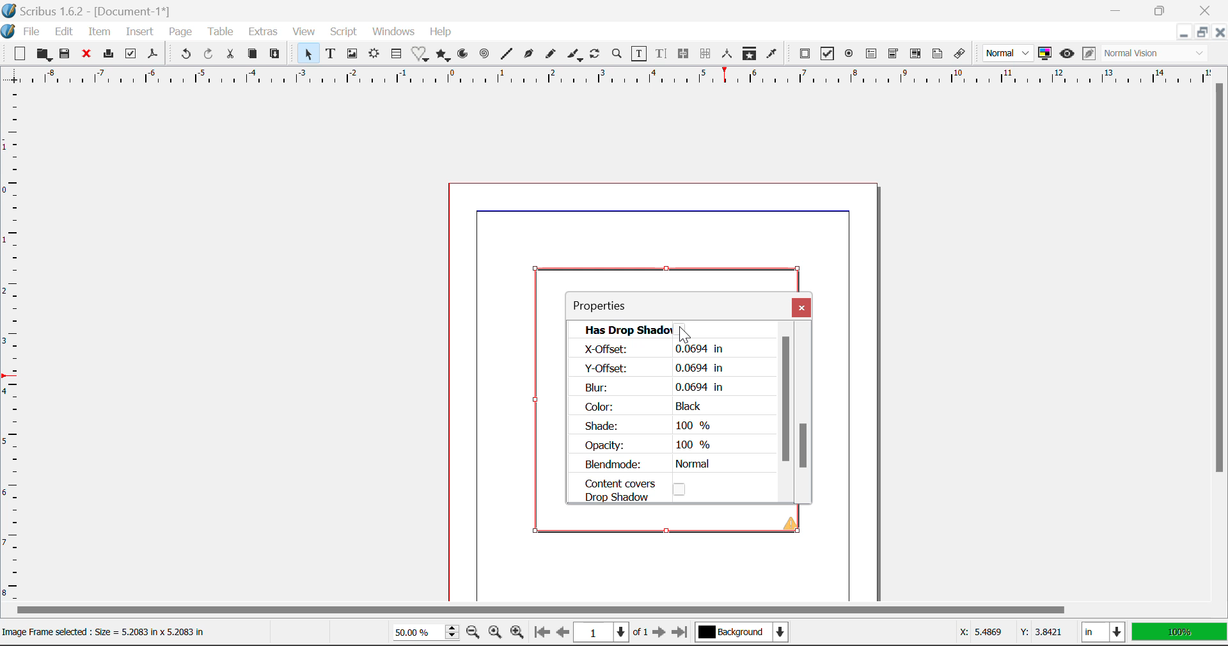 The height and width of the screenshot is (646, 1228). Describe the element at coordinates (130, 55) in the screenshot. I see `Preflight Verifier` at that location.